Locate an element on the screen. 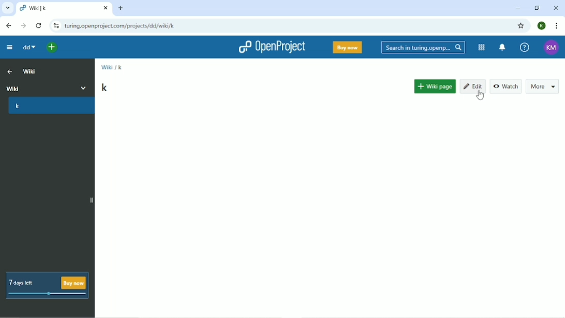  Buy now is located at coordinates (347, 47).